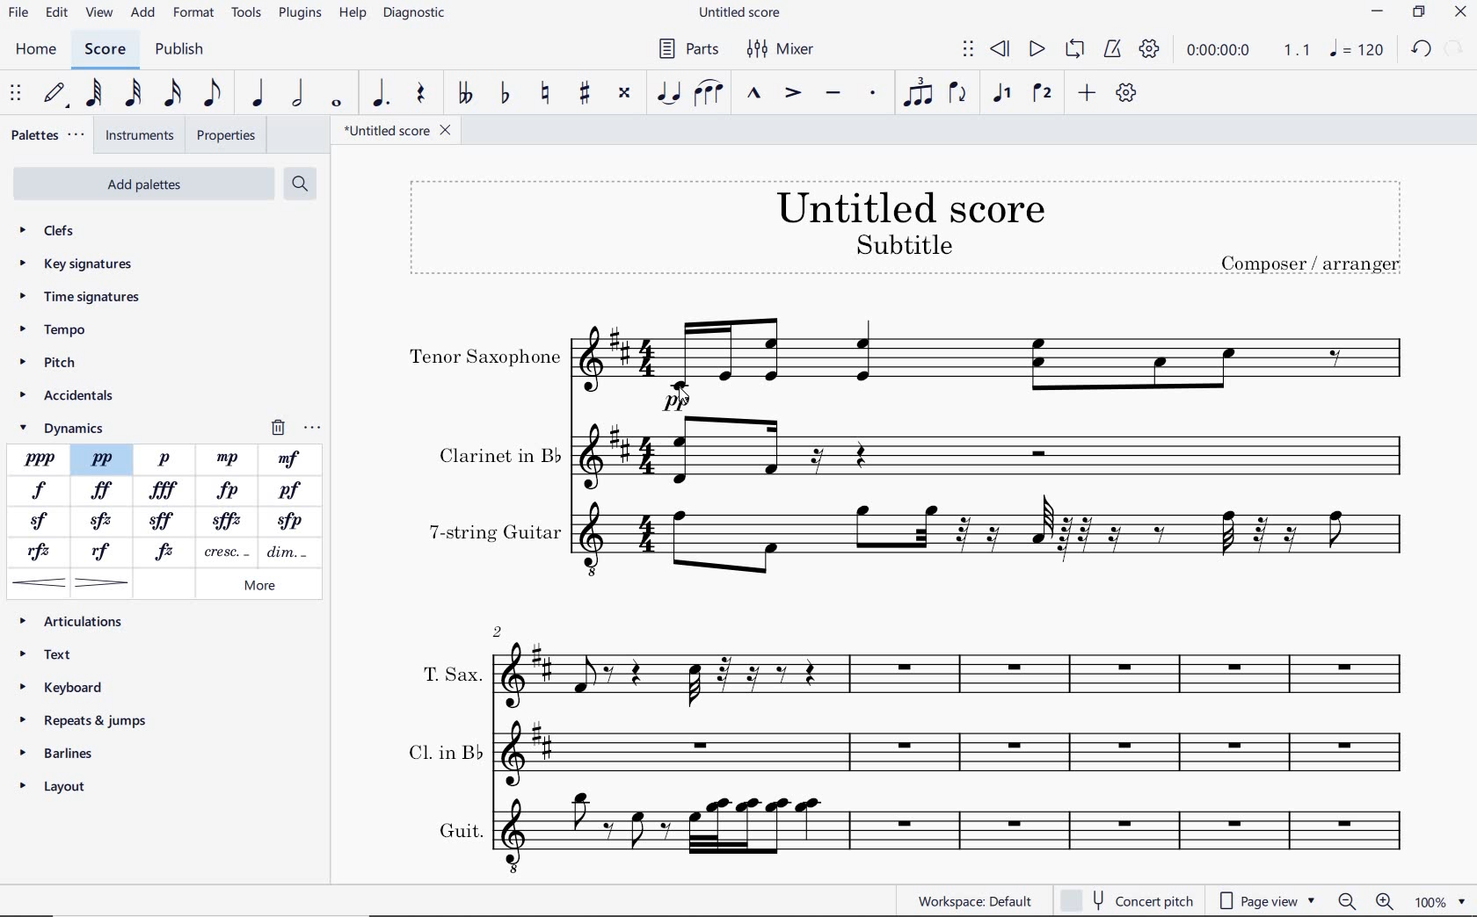 The width and height of the screenshot is (1477, 917). What do you see at coordinates (49, 365) in the screenshot?
I see `pitch` at bounding box center [49, 365].